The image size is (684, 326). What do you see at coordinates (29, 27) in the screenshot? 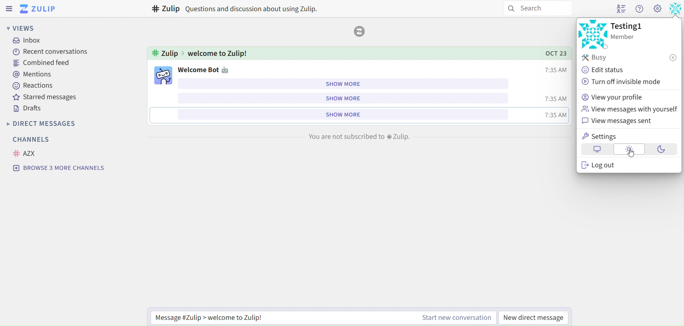
I see `views` at bounding box center [29, 27].